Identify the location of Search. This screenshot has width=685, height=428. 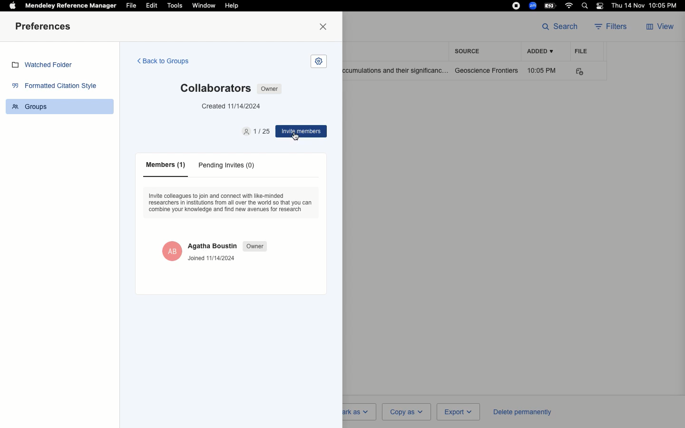
(586, 7).